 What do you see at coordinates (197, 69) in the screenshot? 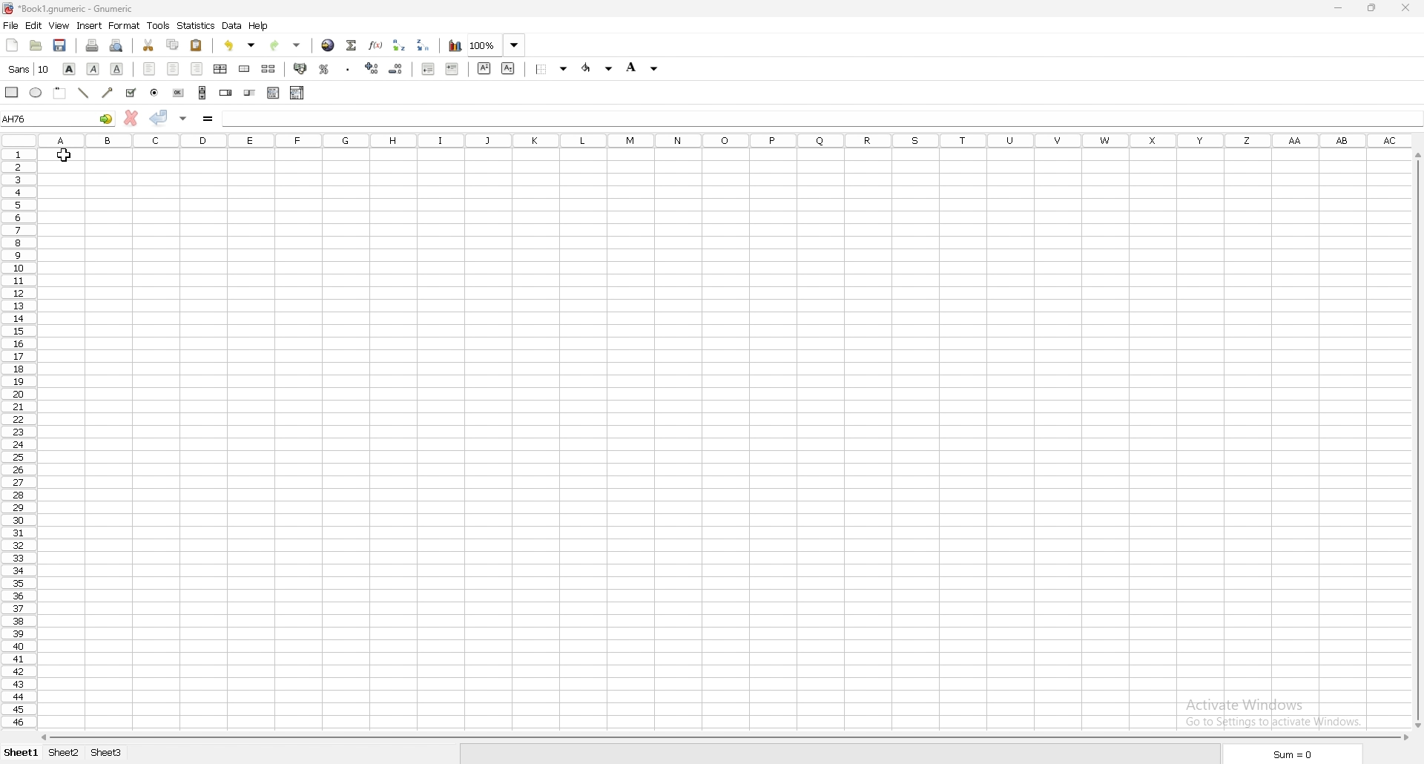
I see `align right` at bounding box center [197, 69].